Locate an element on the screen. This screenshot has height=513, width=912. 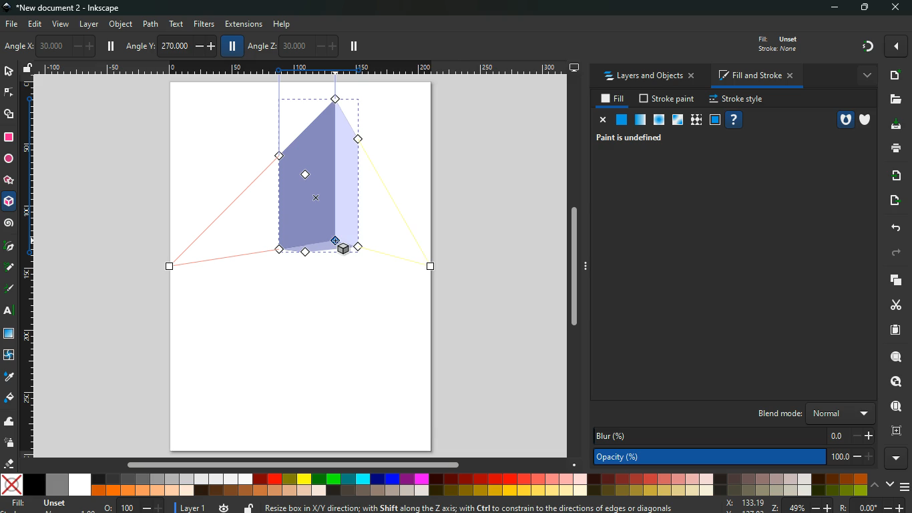
help is located at coordinates (733, 120).